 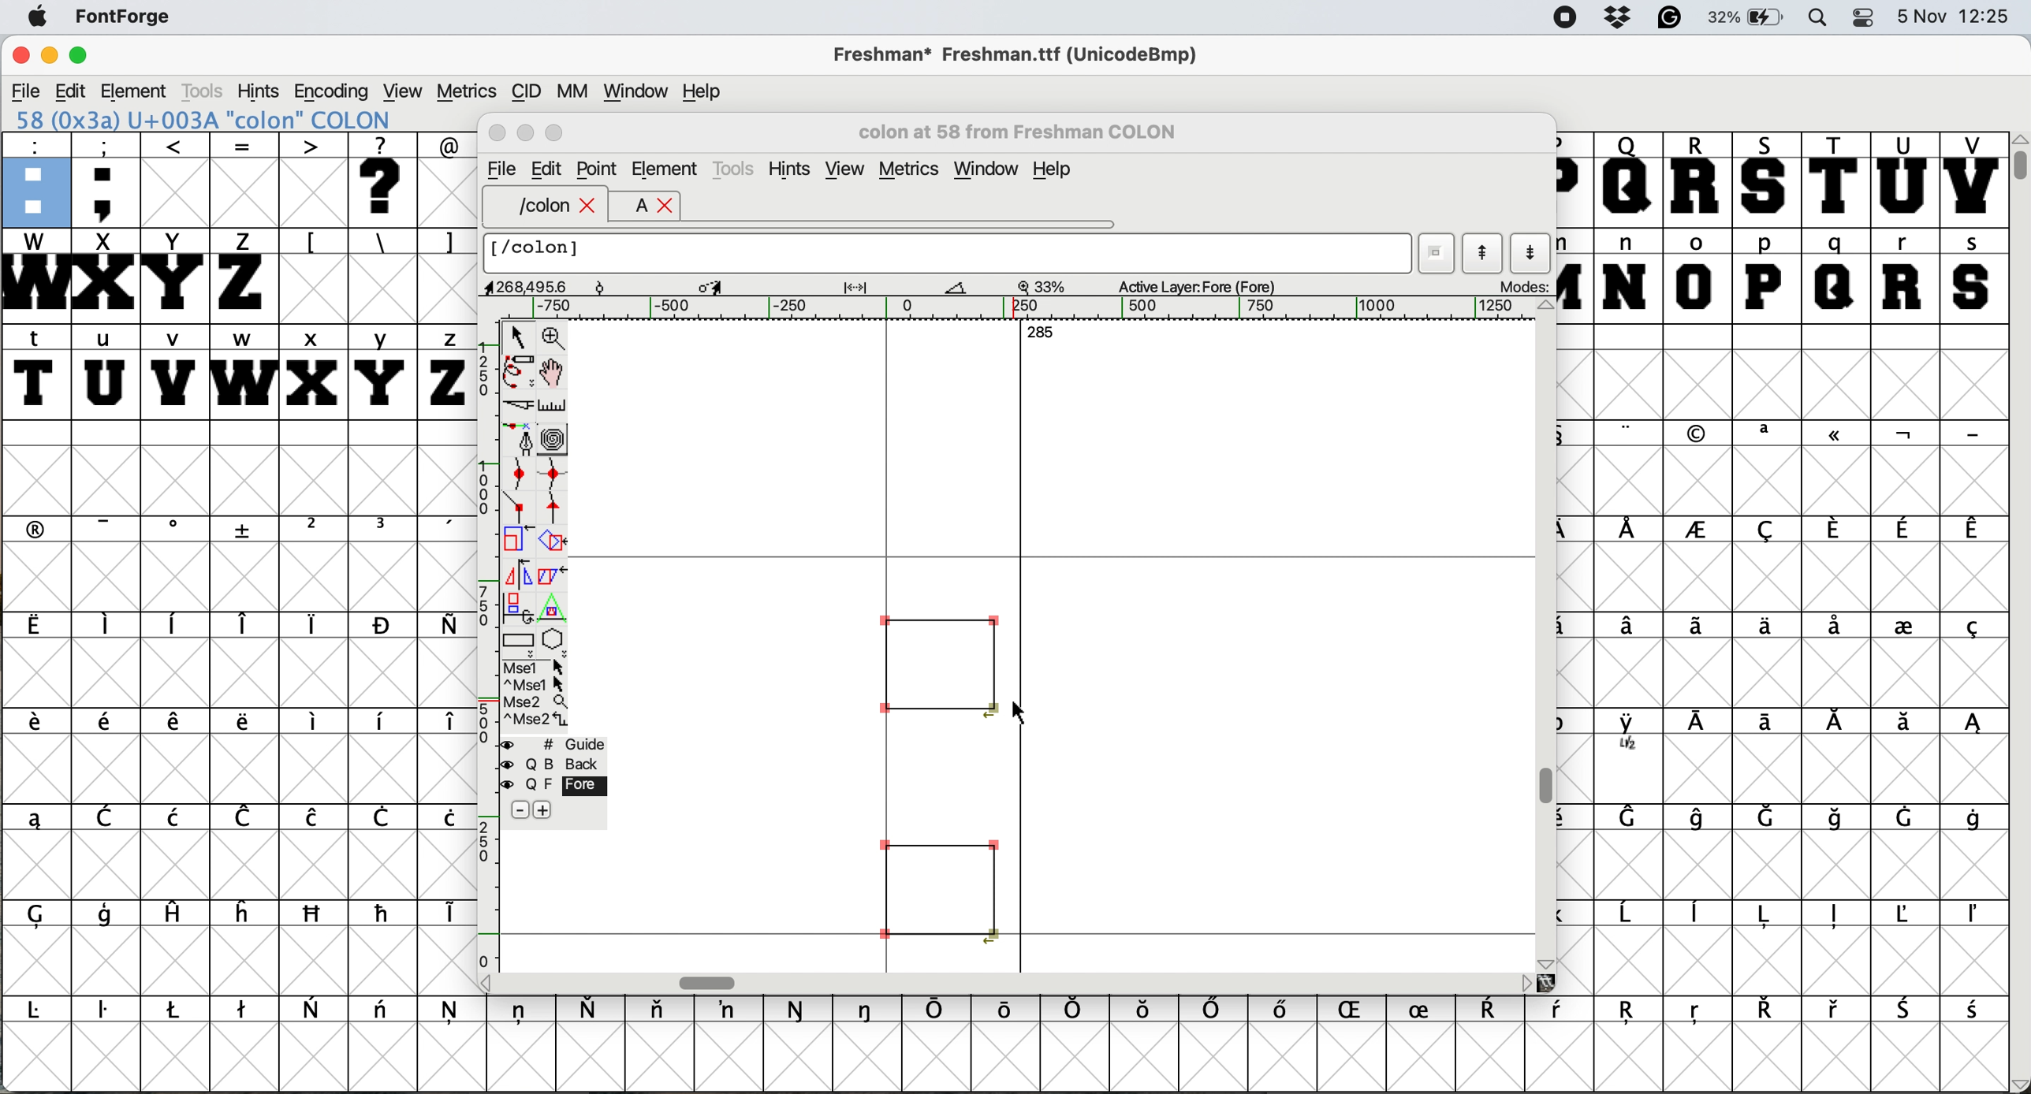 I want to click on maximise, so click(x=555, y=133).